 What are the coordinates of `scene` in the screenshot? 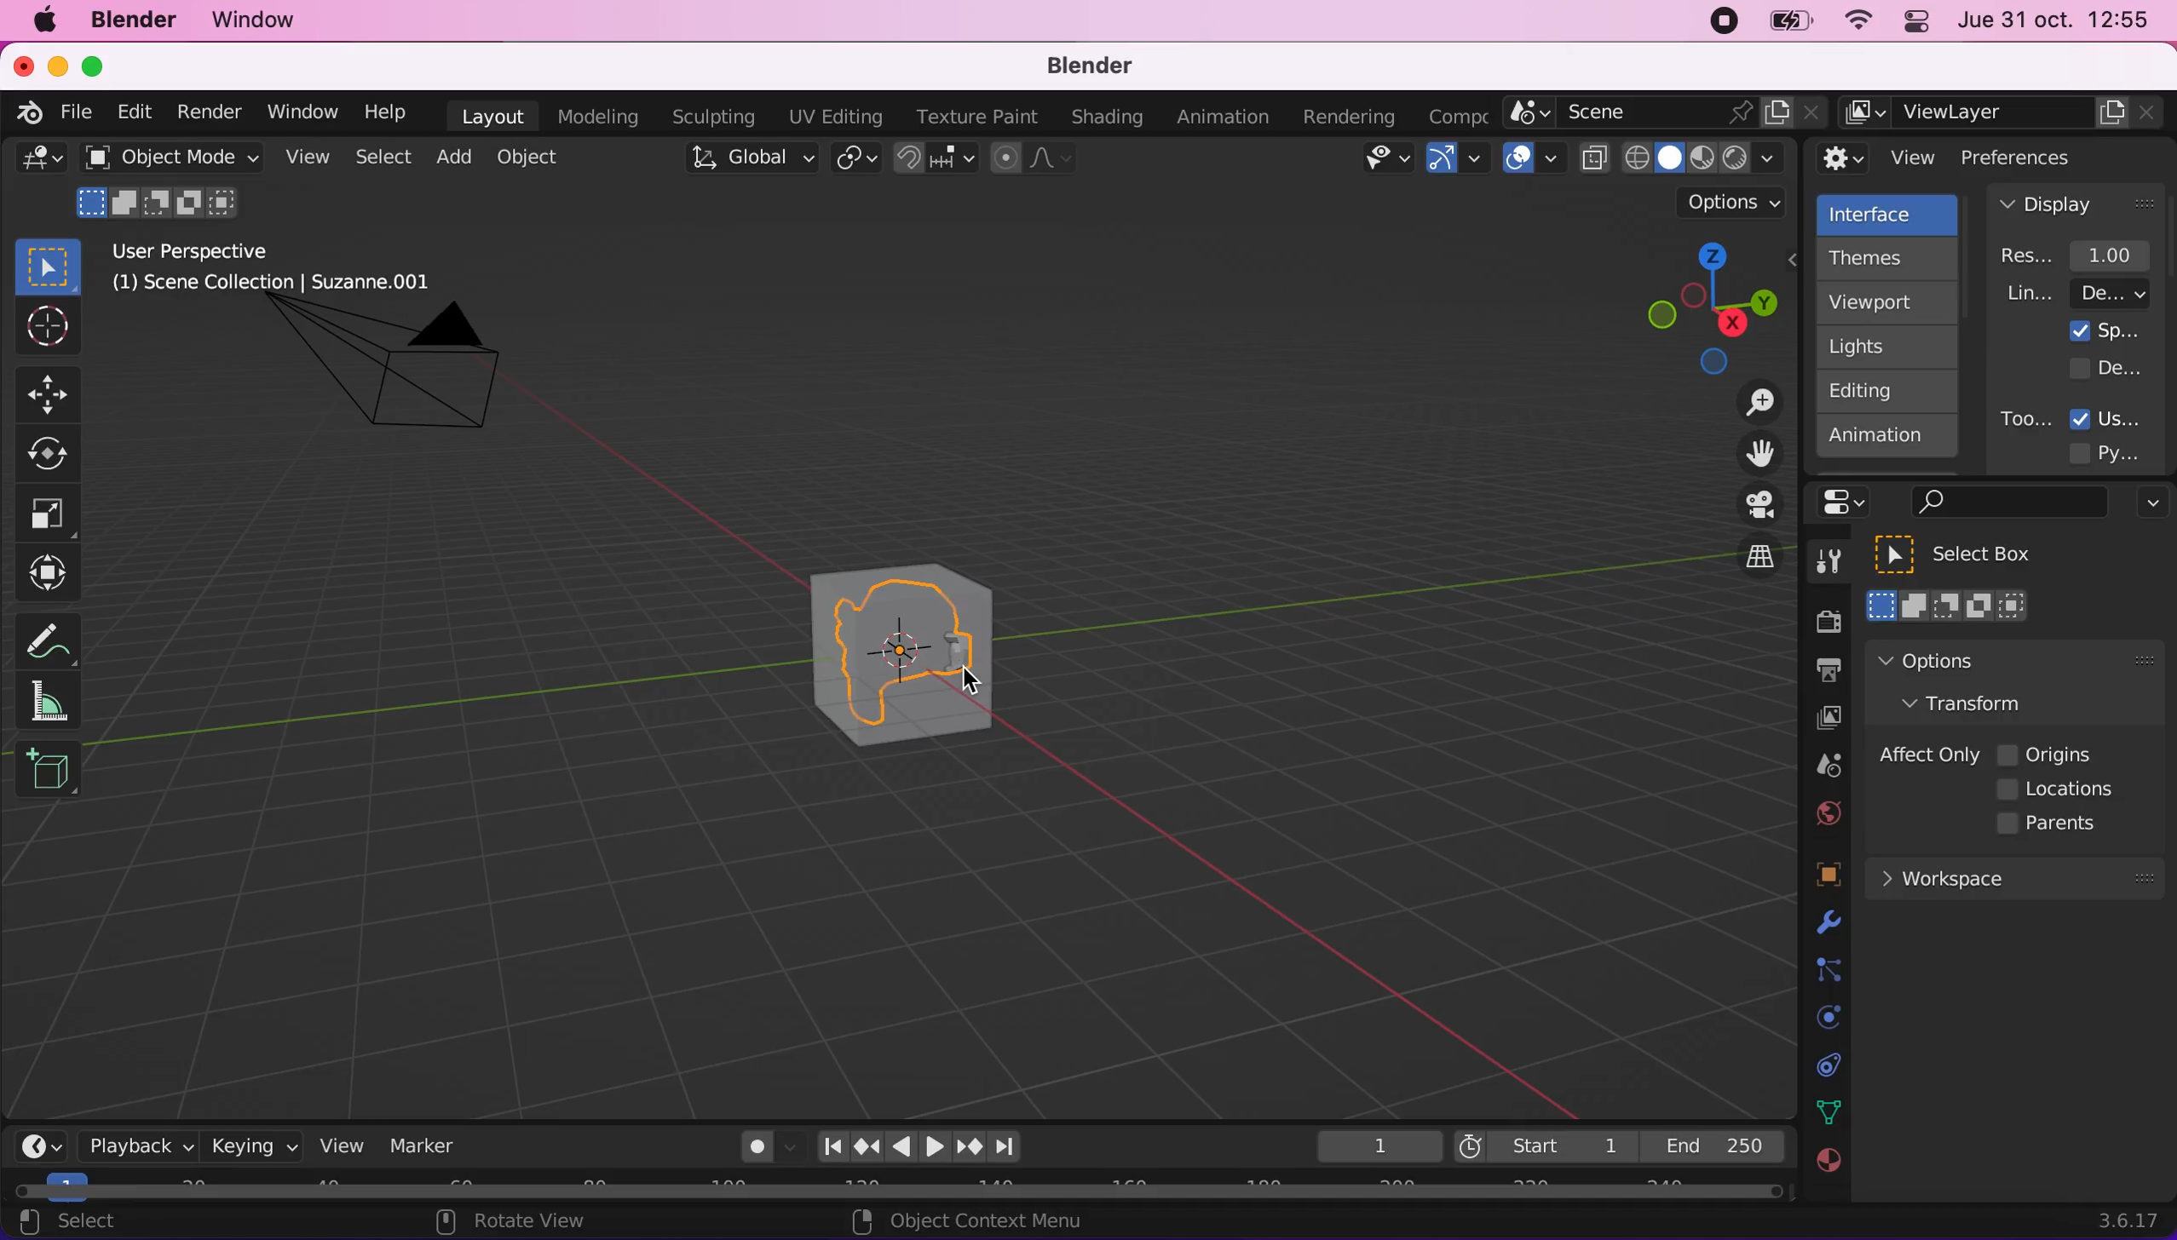 It's located at (1666, 113).